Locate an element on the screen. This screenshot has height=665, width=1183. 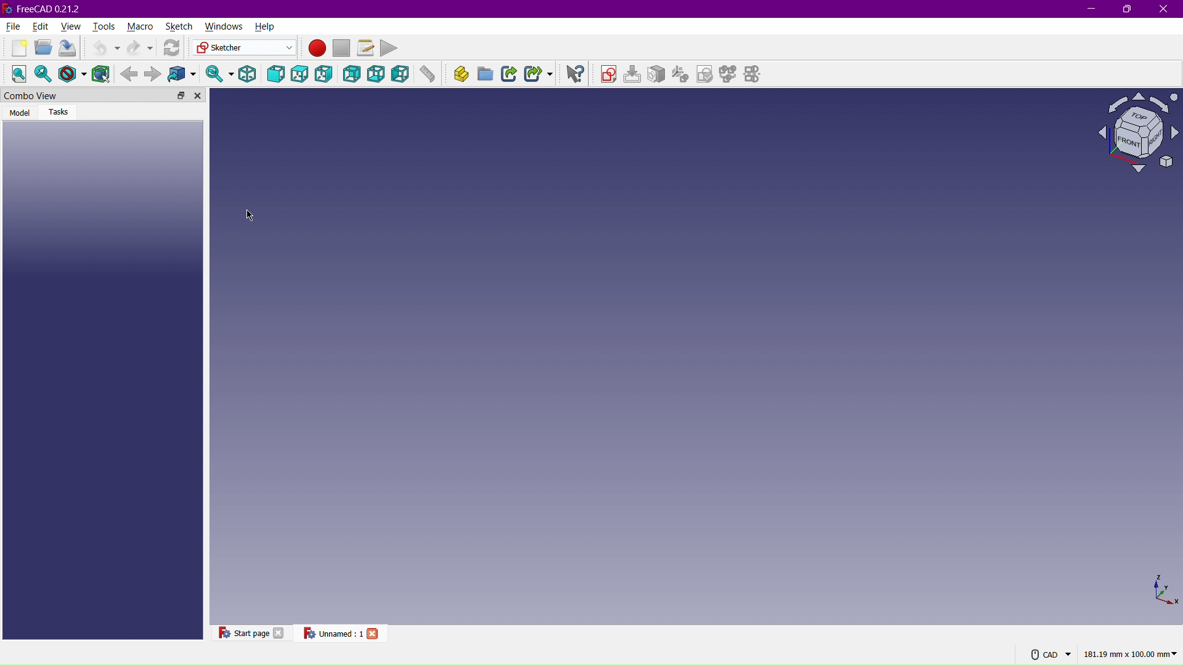
Bottom is located at coordinates (376, 73).